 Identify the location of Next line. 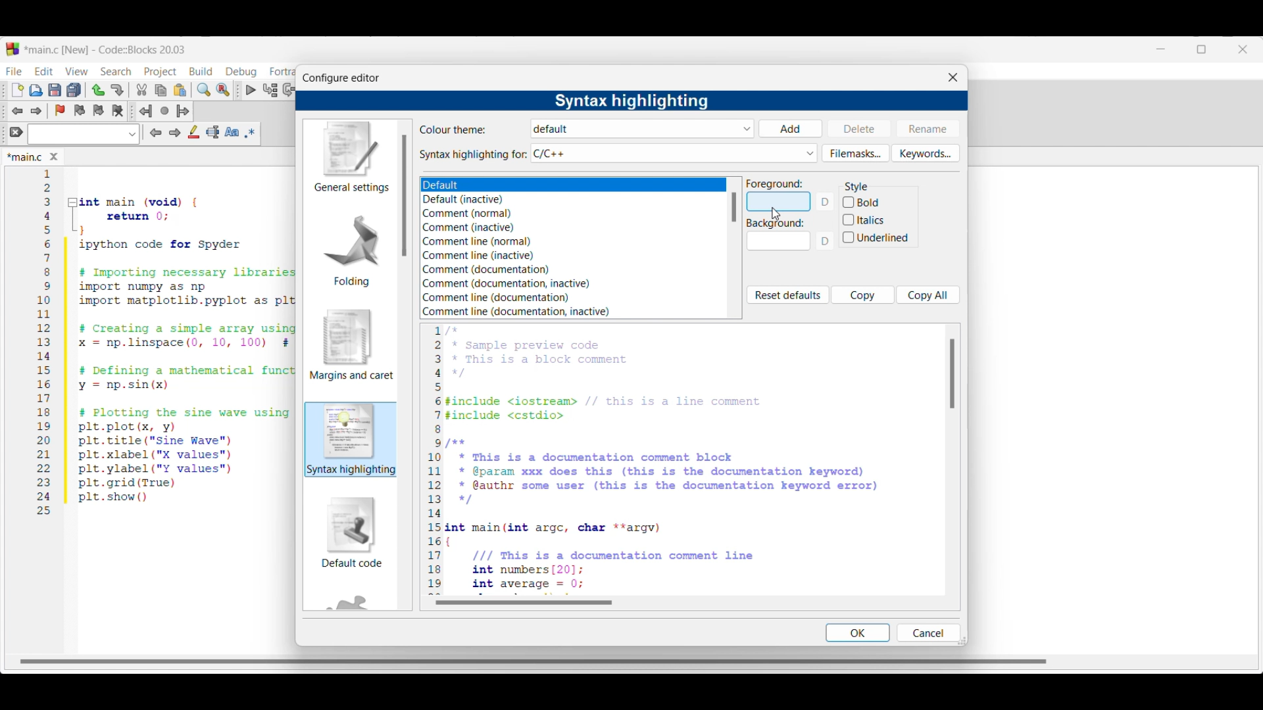
(290, 90).